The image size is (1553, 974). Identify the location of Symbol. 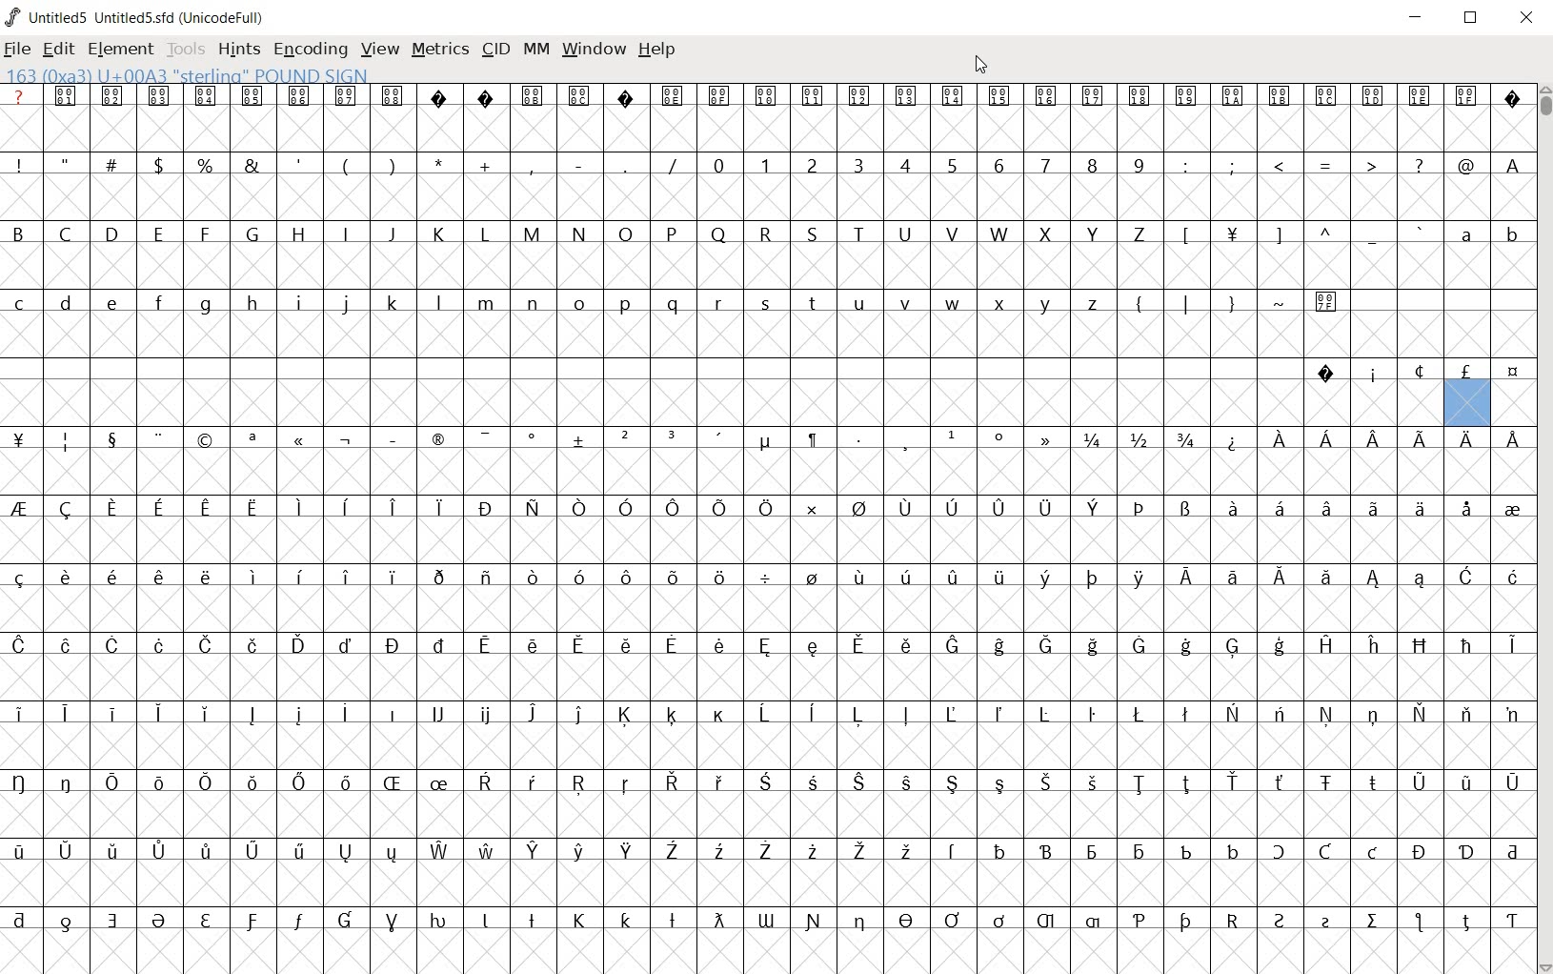
(22, 920).